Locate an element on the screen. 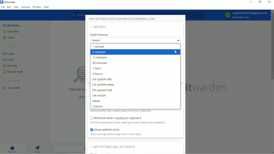  KK sujalmehla333@gmail.com     bitwarden.com is located at coordinates (246, 15).